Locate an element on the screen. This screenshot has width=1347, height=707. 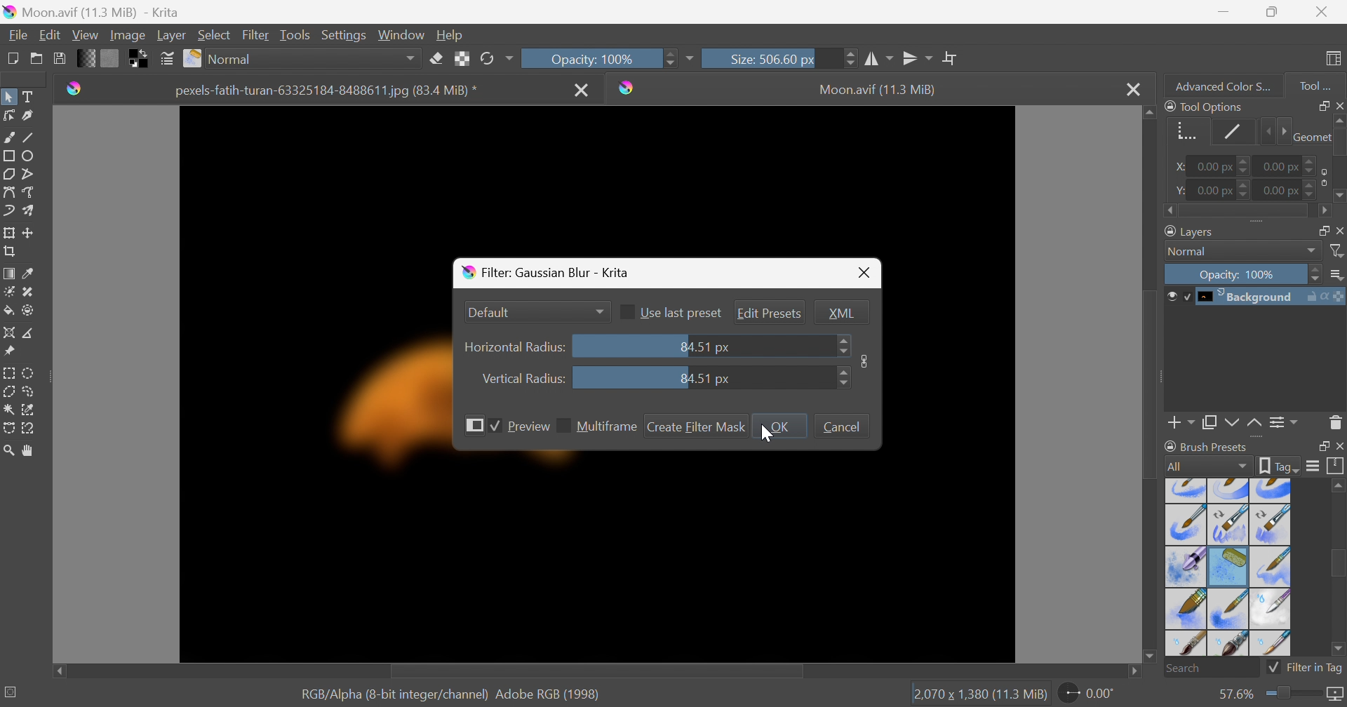
Close is located at coordinates (865, 274).